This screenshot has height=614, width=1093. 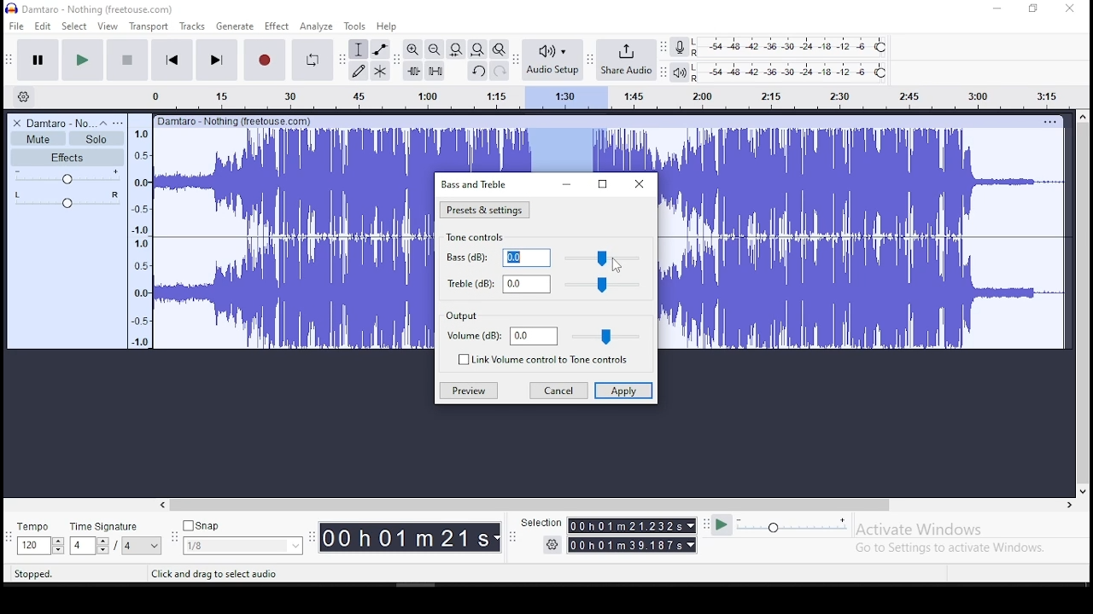 What do you see at coordinates (67, 200) in the screenshot?
I see `pan` at bounding box center [67, 200].